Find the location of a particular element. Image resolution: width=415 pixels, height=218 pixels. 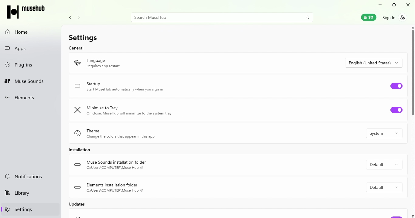

Drop down is located at coordinates (375, 63).